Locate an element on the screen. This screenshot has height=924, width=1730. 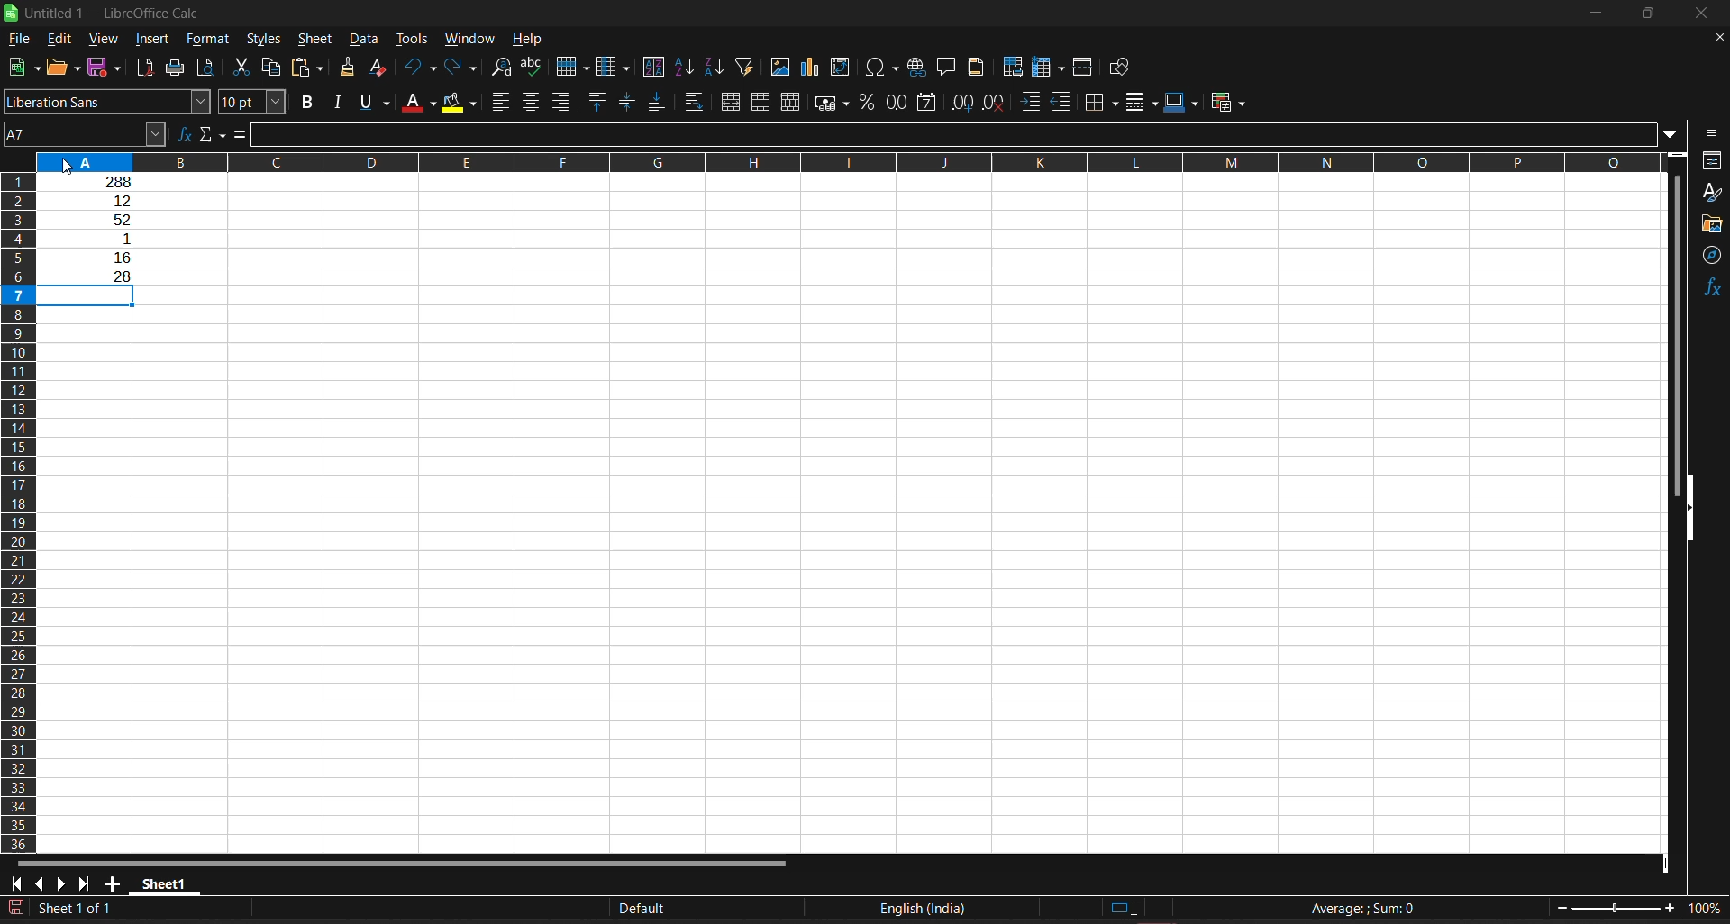
row name is located at coordinates (22, 510).